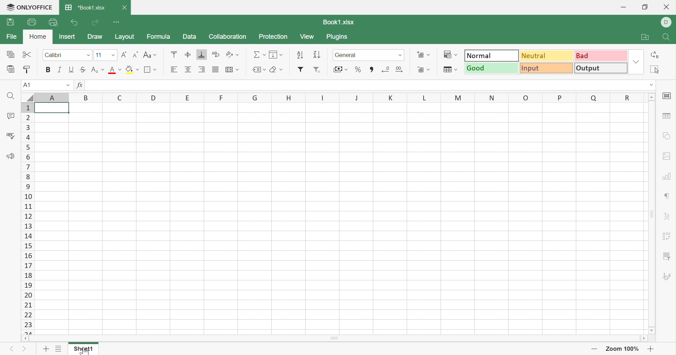 The width and height of the screenshot is (676, 355). What do you see at coordinates (74, 23) in the screenshot?
I see `Undo` at bounding box center [74, 23].